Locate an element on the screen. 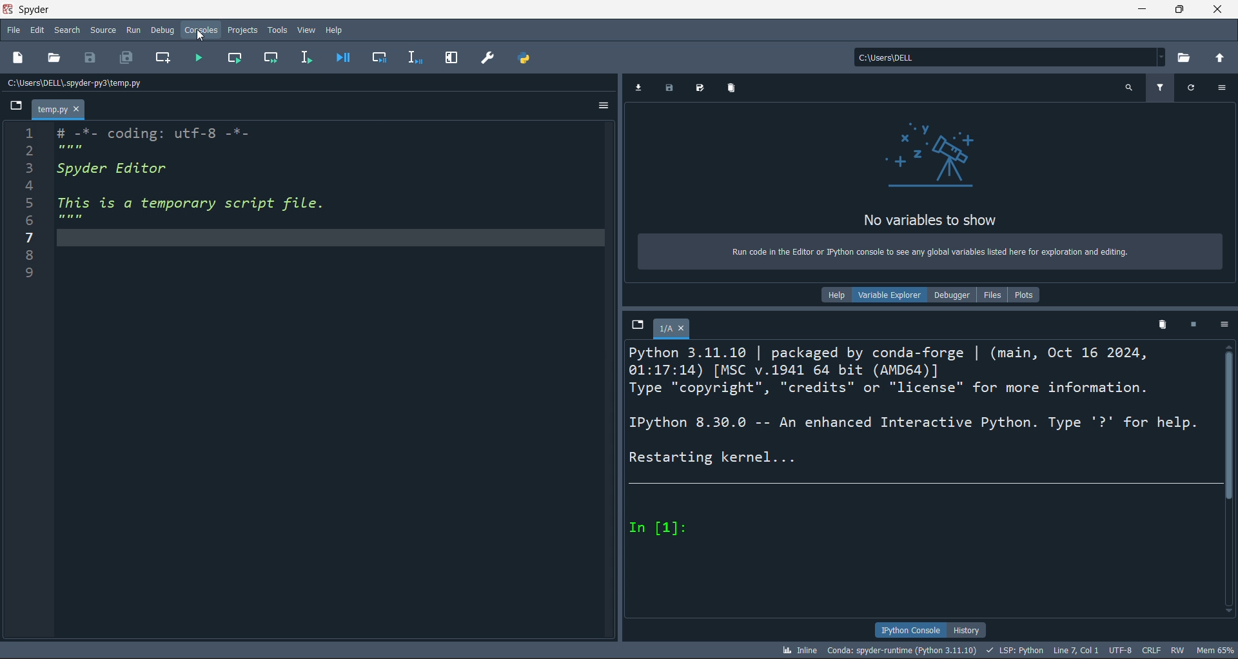  debug file is located at coordinates (340, 59).